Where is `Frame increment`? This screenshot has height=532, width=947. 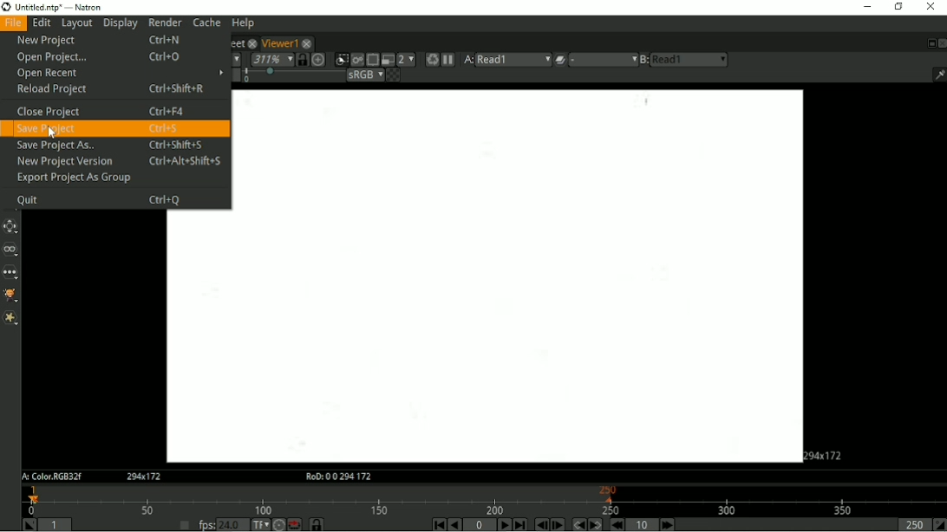 Frame increment is located at coordinates (643, 525).